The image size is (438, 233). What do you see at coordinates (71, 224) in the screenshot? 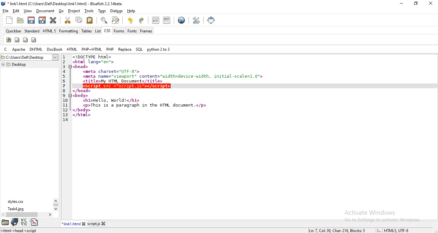
I see `link1` at bounding box center [71, 224].